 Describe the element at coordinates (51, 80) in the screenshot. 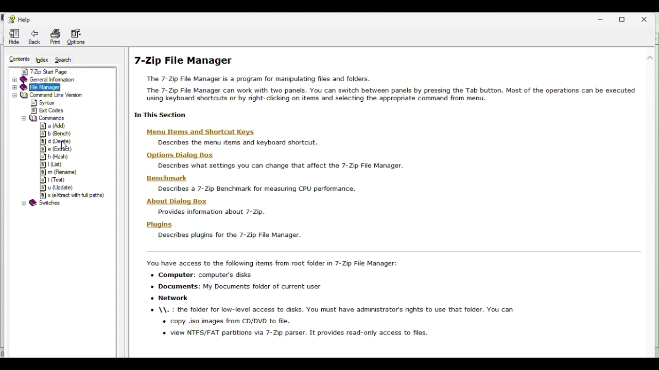

I see `General information` at that location.